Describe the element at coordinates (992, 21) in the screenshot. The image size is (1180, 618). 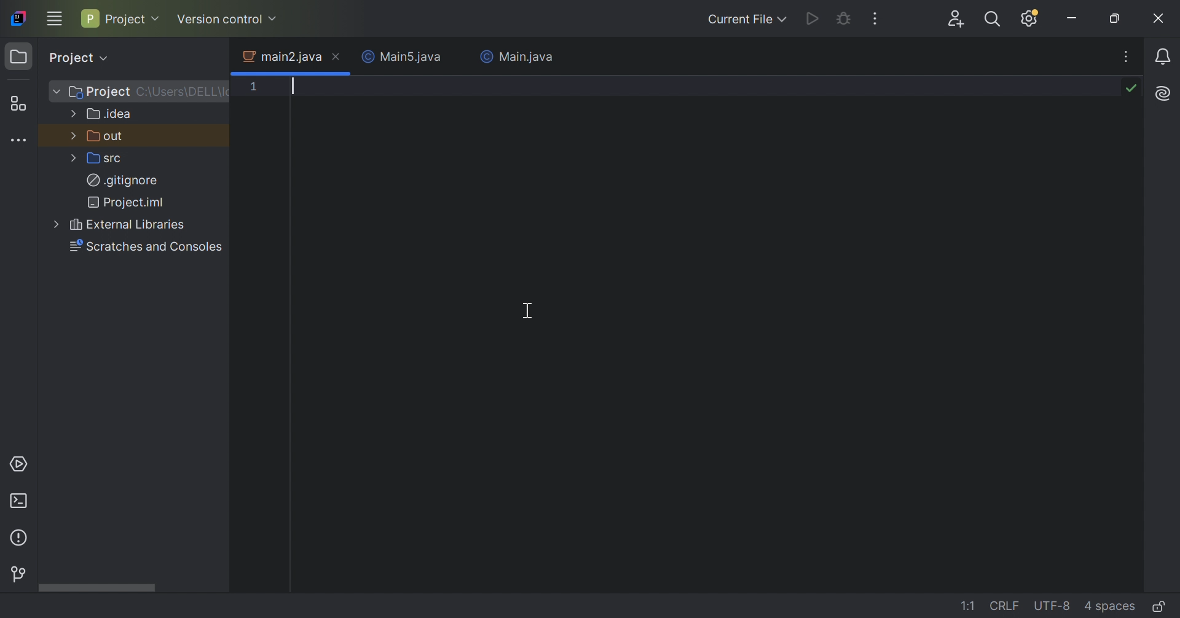
I see `Search everywhere` at that location.